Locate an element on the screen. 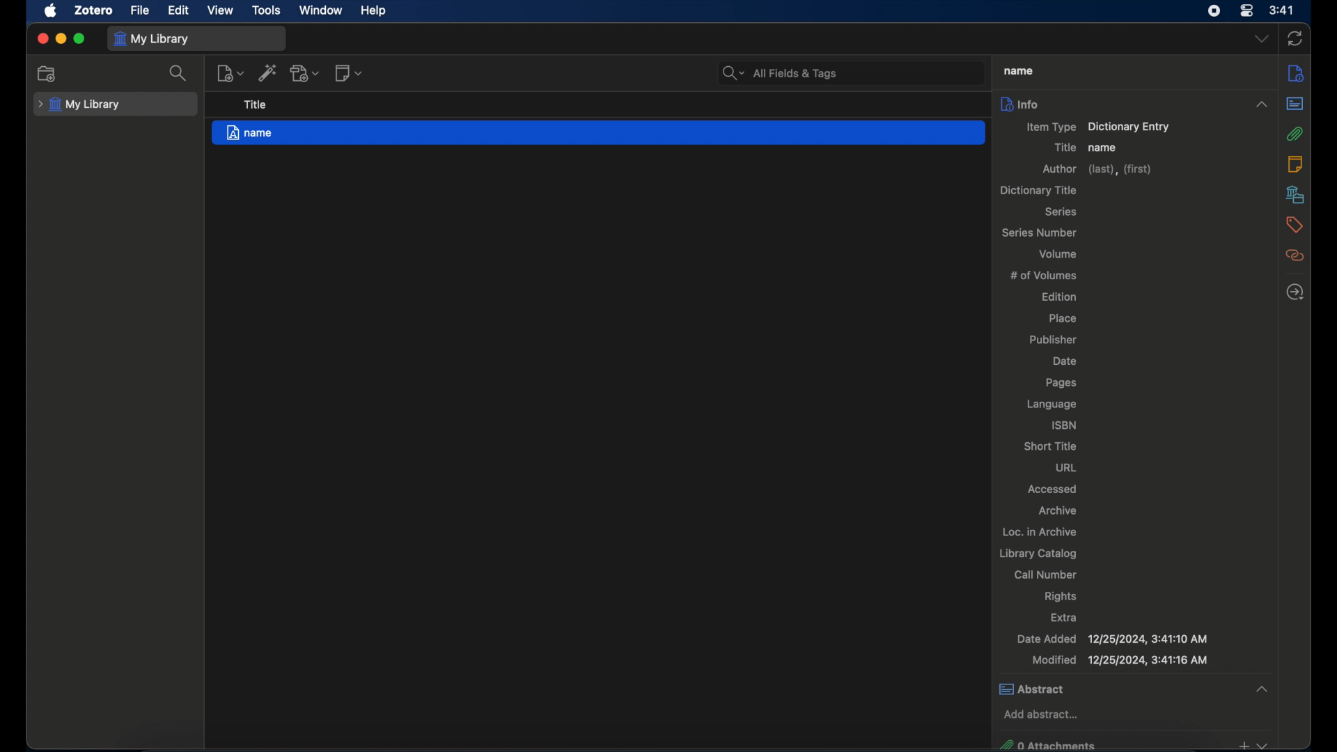  0 attachments is located at coordinates (1132, 744).